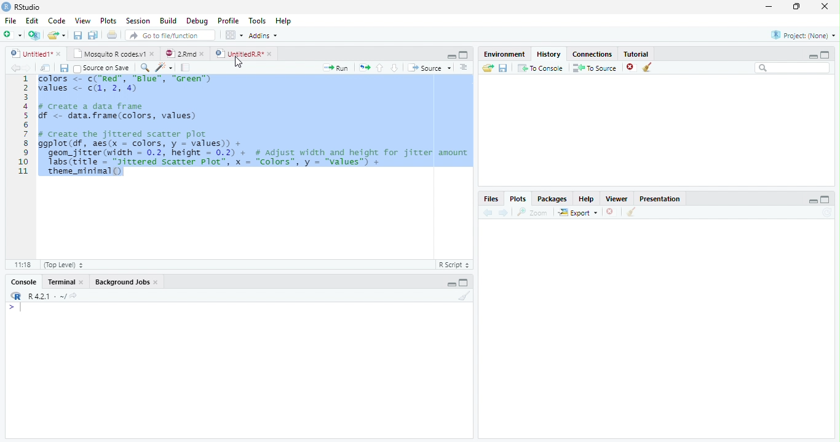 The width and height of the screenshot is (840, 442). Describe the element at coordinates (156, 282) in the screenshot. I see `close` at that location.